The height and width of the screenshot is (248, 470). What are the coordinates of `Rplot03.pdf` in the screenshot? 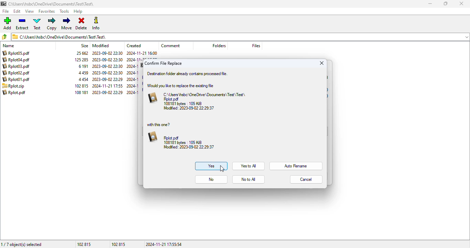 It's located at (17, 66).